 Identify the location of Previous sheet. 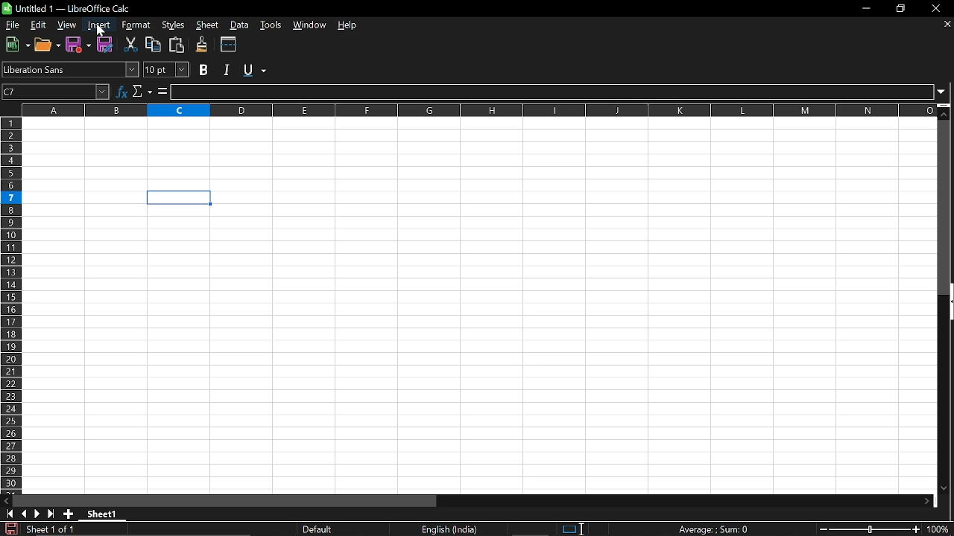
(23, 514).